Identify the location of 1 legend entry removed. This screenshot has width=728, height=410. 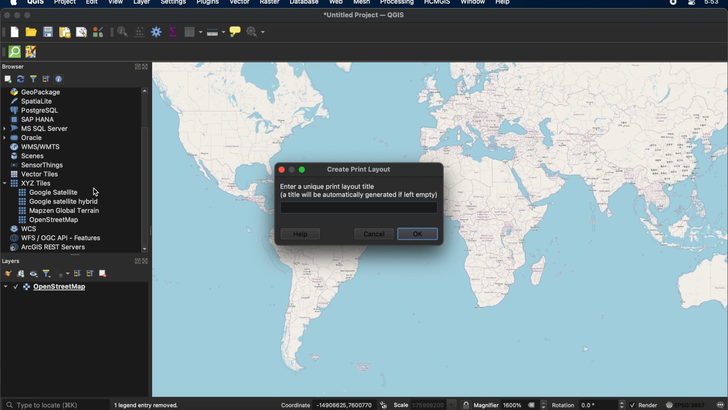
(147, 405).